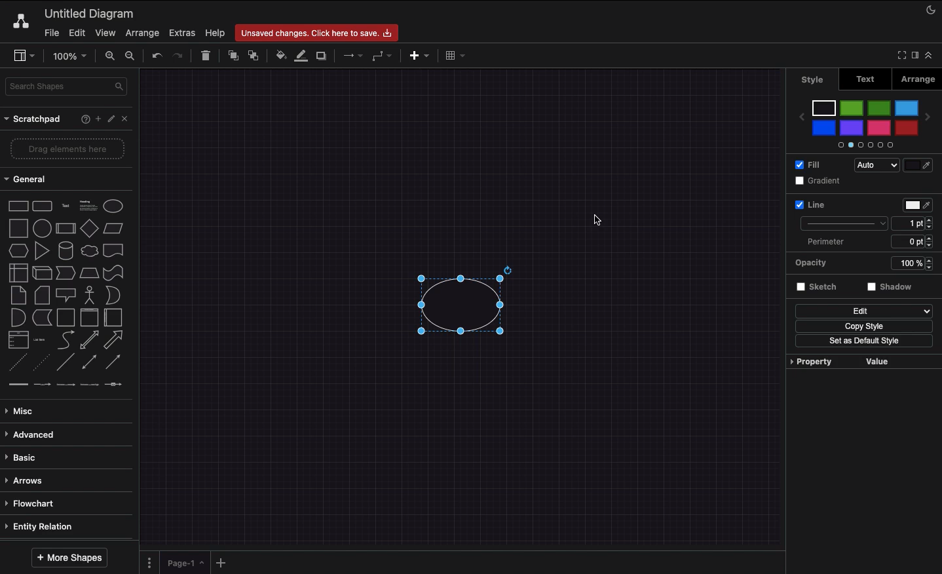 The width and height of the screenshot is (942, 574). Describe the element at coordinates (416, 54) in the screenshot. I see `Insert` at that location.